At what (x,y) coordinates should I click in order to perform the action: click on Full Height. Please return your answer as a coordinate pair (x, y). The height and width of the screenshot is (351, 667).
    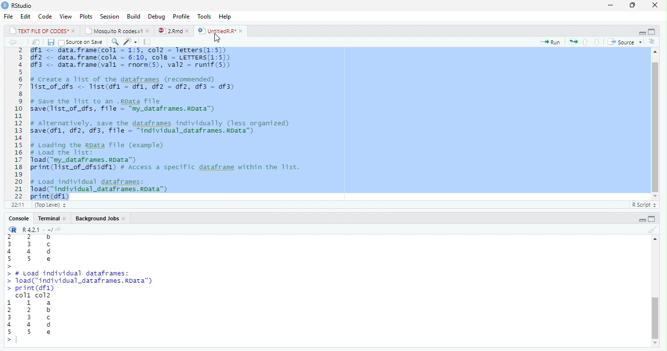
    Looking at the image, I should click on (653, 219).